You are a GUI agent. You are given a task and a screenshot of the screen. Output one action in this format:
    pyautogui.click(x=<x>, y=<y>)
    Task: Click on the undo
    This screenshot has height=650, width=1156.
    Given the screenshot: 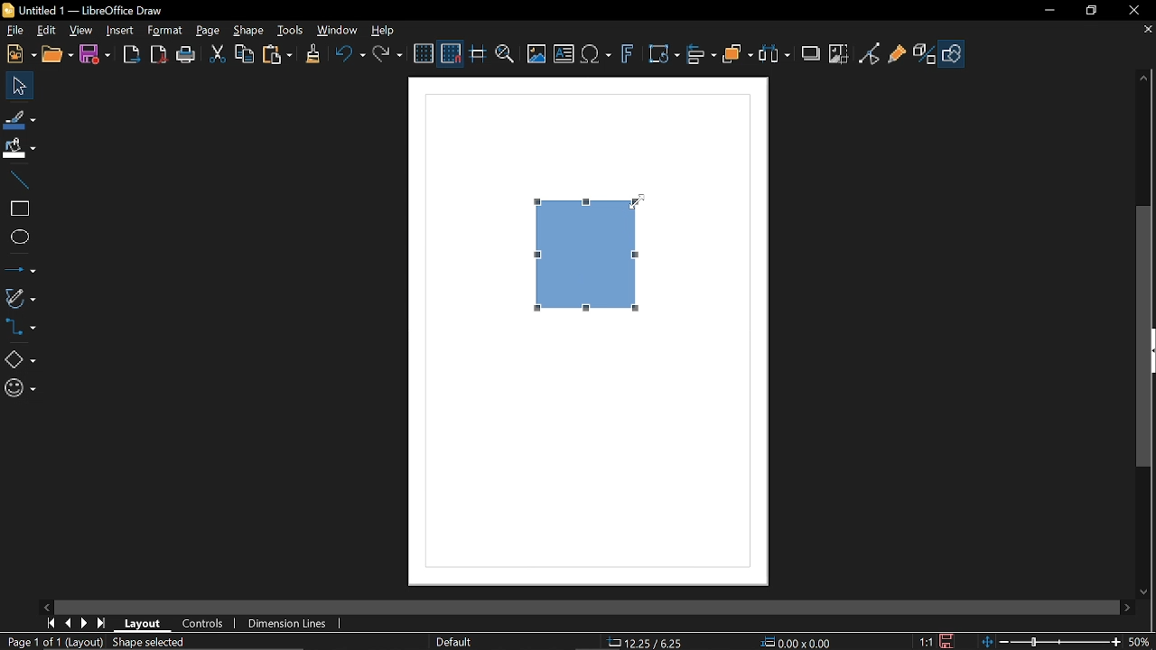 What is the action you would take?
    pyautogui.click(x=350, y=54)
    